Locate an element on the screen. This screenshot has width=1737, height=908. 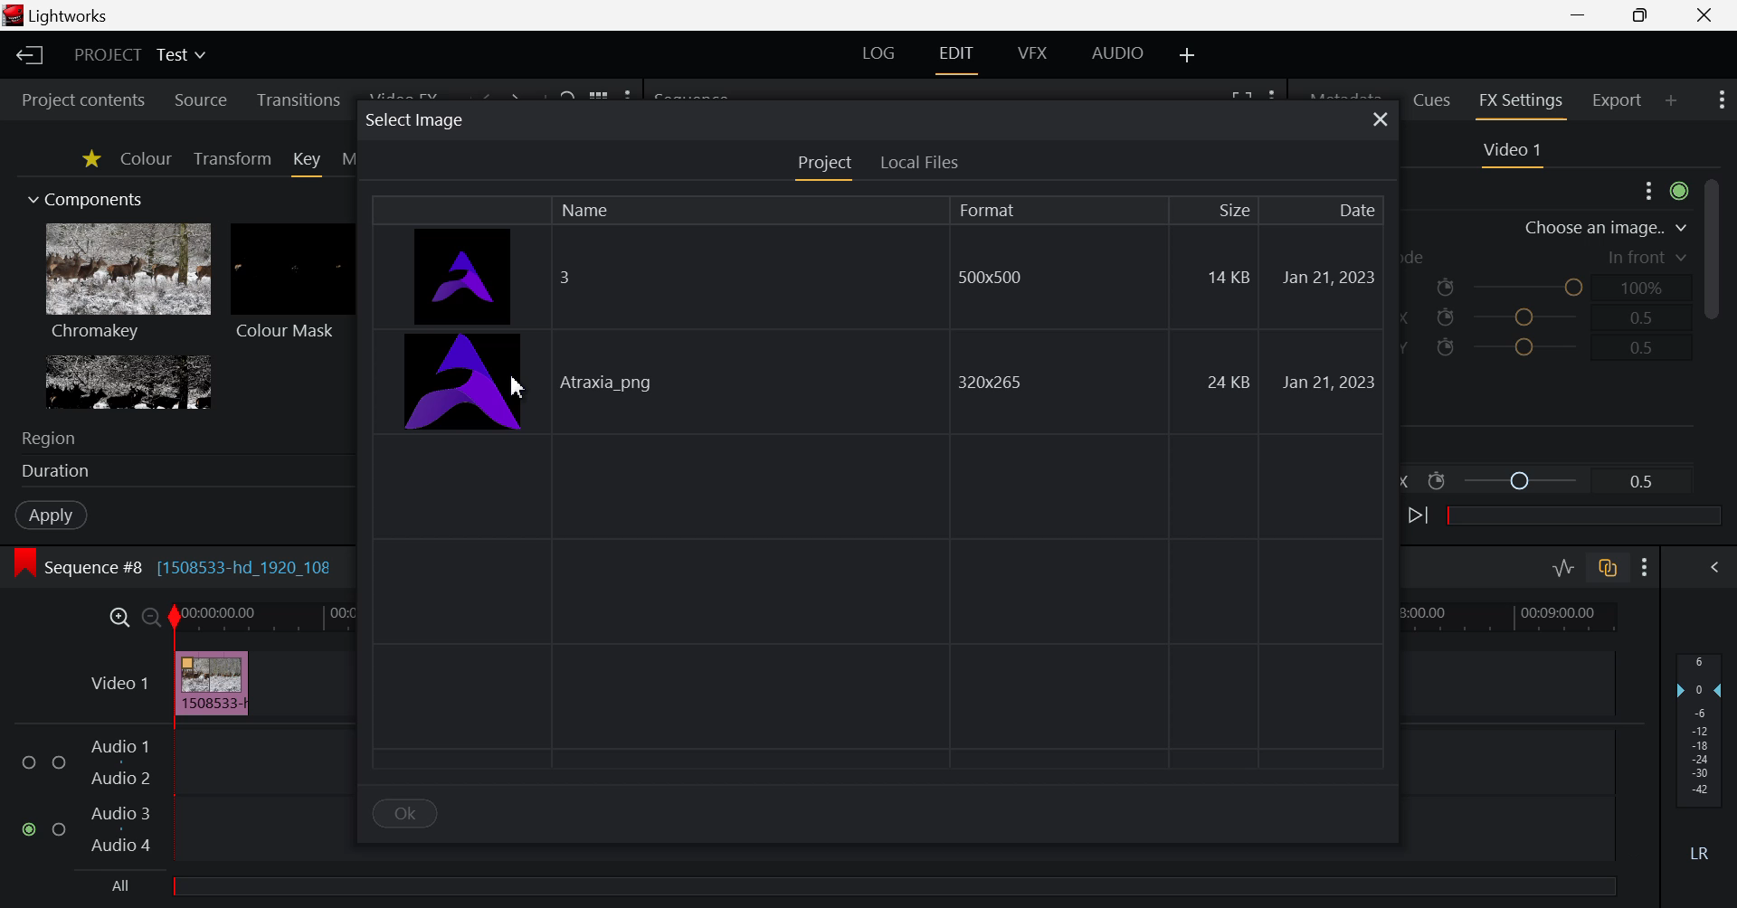
Project contents is located at coordinates (75, 98).